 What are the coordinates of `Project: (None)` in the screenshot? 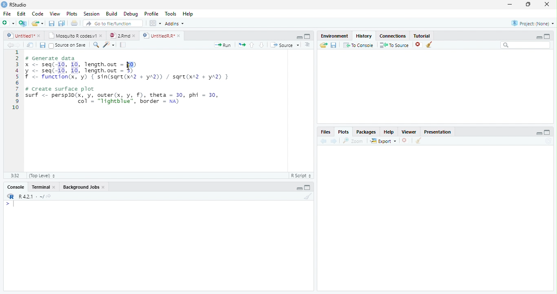 It's located at (533, 23).